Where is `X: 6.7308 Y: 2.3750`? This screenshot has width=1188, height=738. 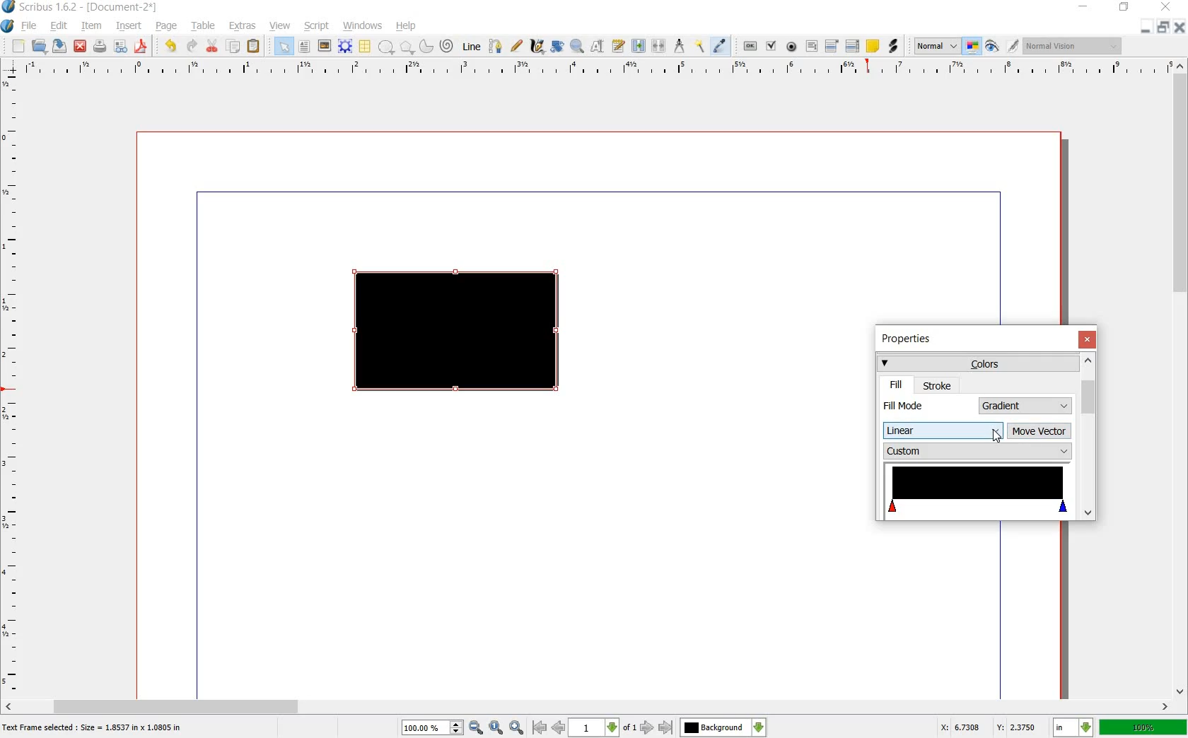 X: 6.7308 Y: 2.3750 is located at coordinates (988, 727).